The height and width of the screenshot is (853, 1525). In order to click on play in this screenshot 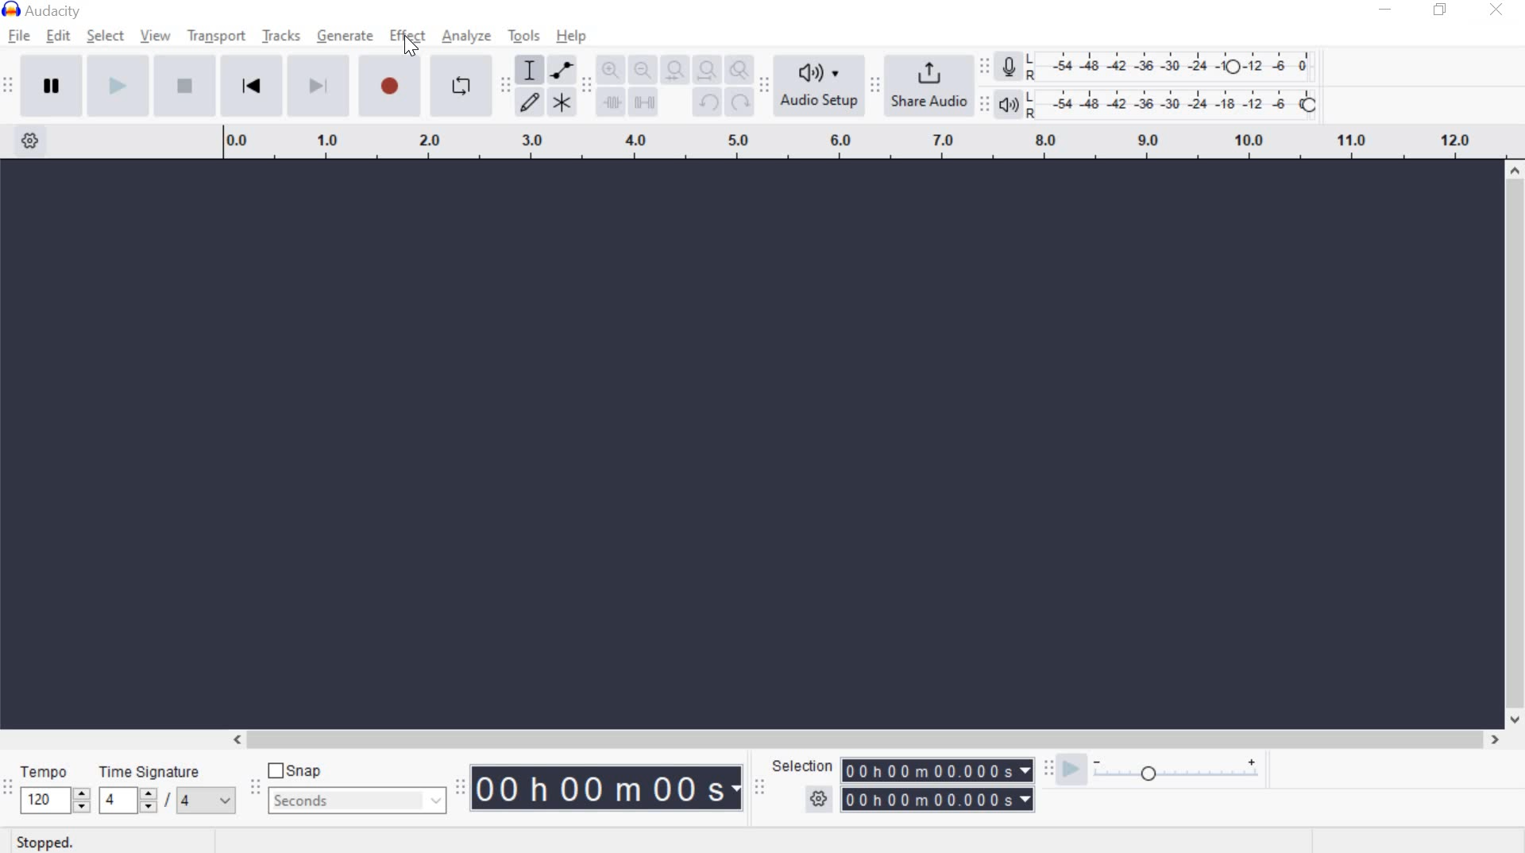, I will do `click(116, 87)`.